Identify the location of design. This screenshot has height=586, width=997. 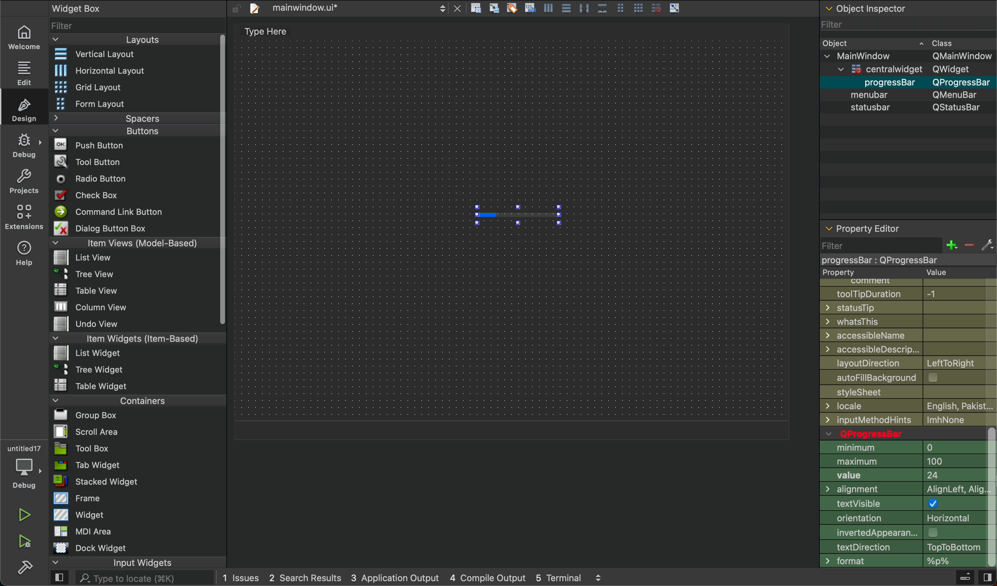
(26, 109).